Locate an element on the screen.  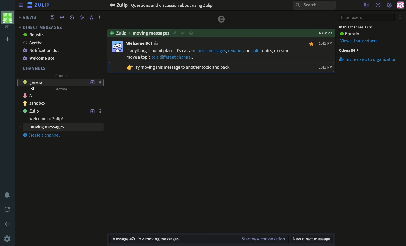
welcome bot is located at coordinates (142, 43).